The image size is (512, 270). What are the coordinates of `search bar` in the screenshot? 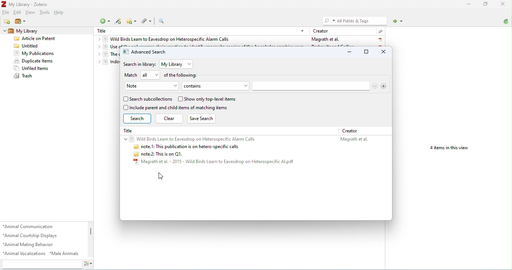 It's located at (311, 86).